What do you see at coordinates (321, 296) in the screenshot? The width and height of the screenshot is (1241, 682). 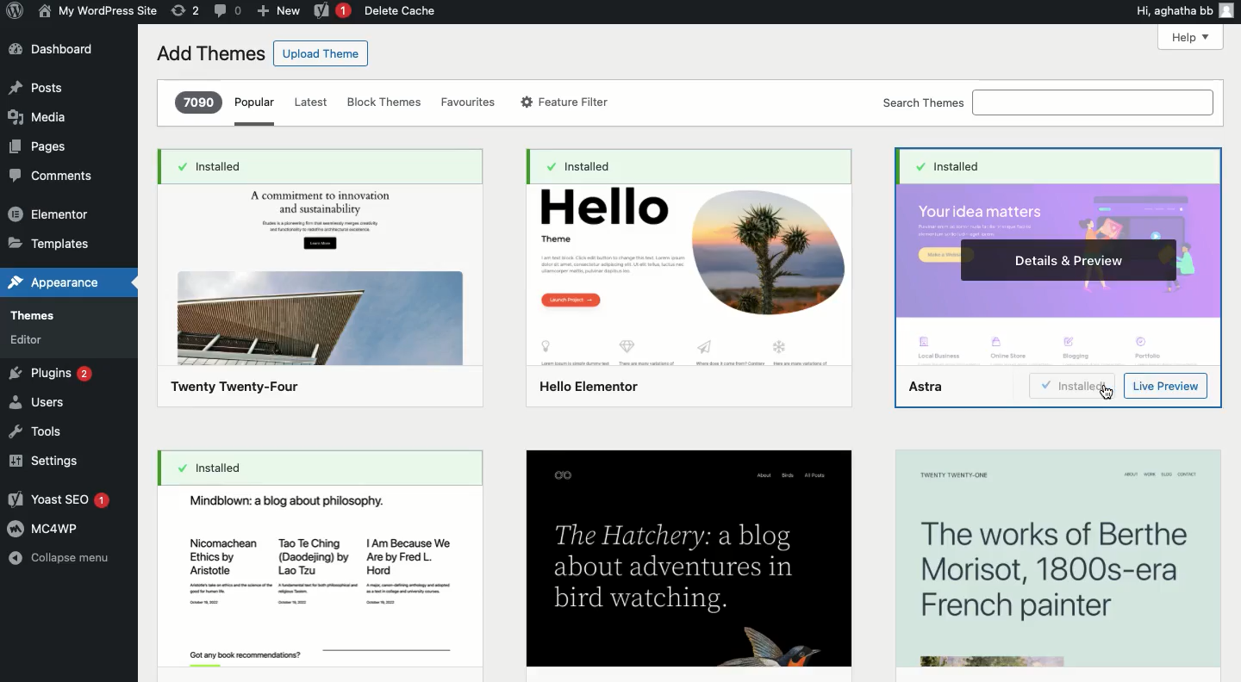 I see `Twenty Twenty-Four Theme` at bounding box center [321, 296].